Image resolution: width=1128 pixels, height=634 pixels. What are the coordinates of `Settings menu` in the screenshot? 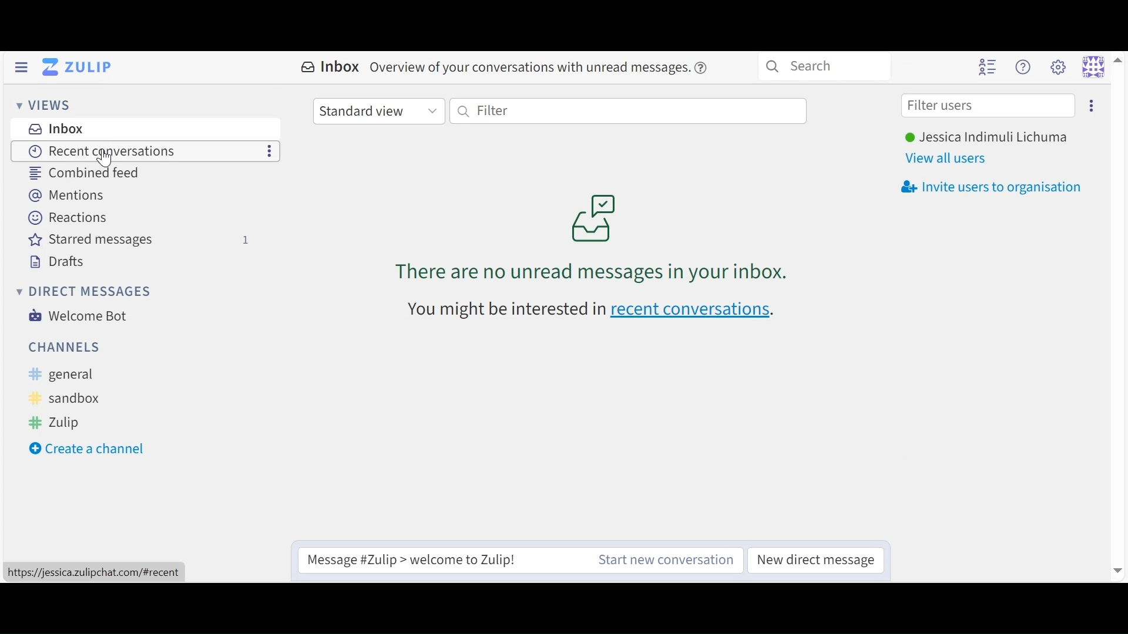 It's located at (1060, 66).